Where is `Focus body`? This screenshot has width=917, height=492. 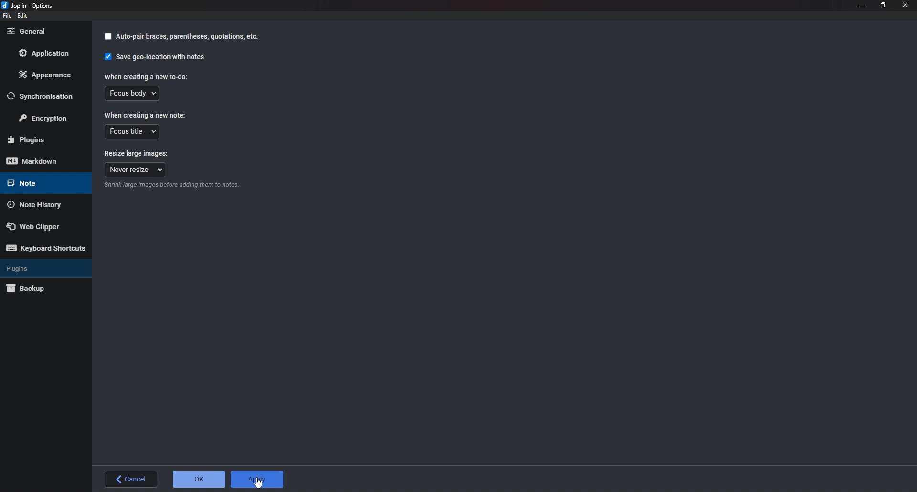 Focus body is located at coordinates (129, 94).